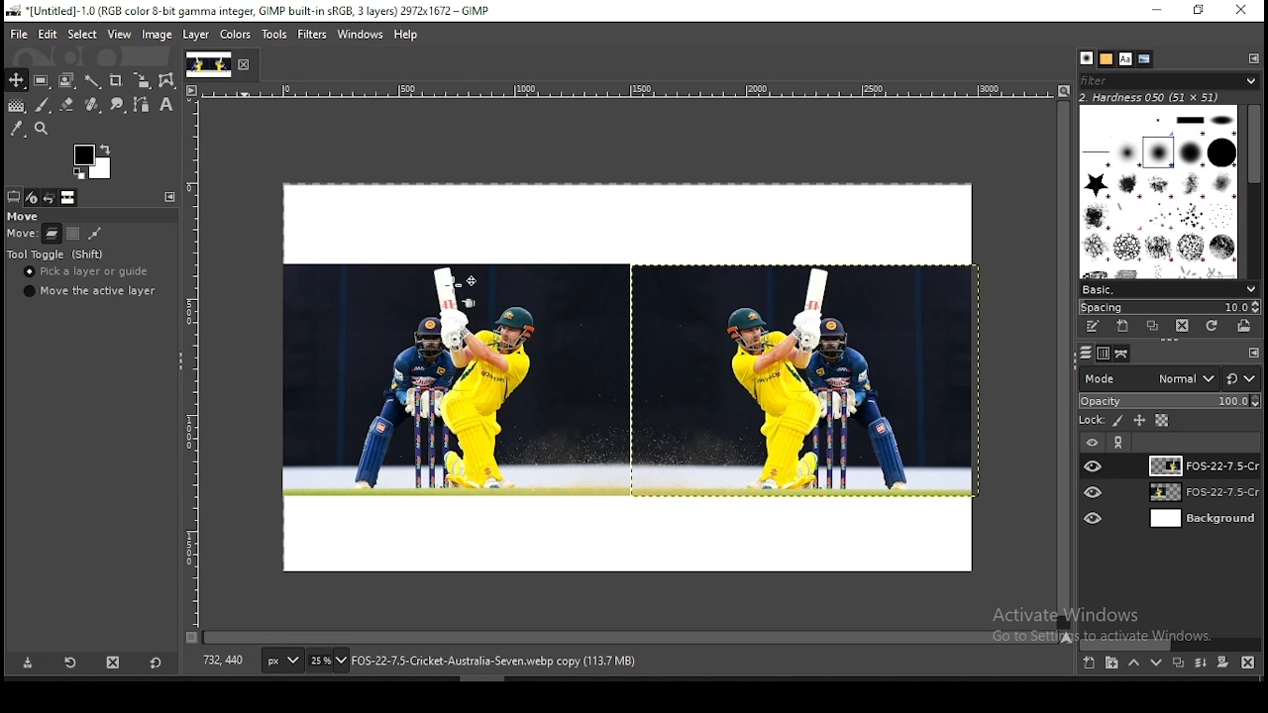 The height and width of the screenshot is (713, 1268). I want to click on move, so click(22, 236).